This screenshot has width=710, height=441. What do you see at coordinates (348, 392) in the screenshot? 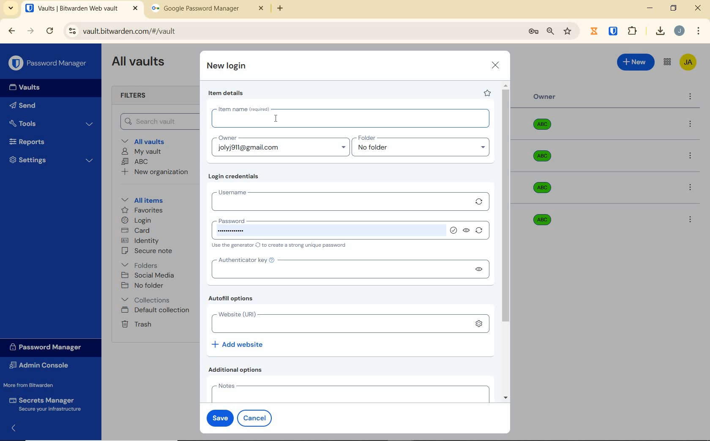
I see `notes` at bounding box center [348, 392].